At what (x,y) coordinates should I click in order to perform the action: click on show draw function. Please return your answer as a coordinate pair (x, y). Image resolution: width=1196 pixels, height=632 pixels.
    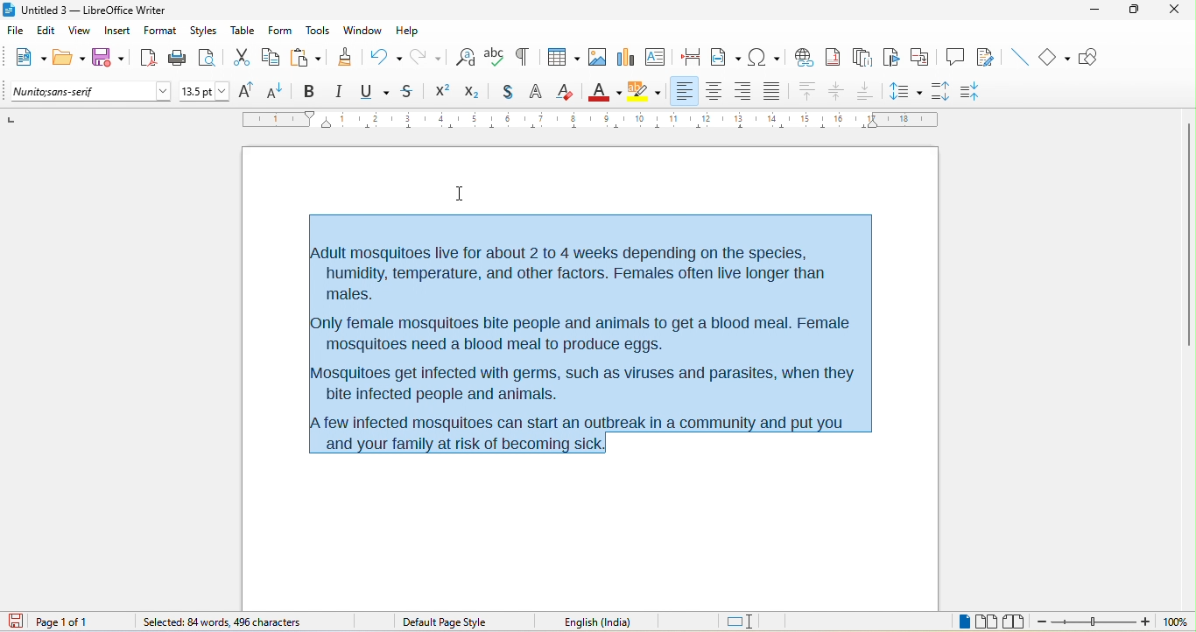
    Looking at the image, I should click on (1094, 57).